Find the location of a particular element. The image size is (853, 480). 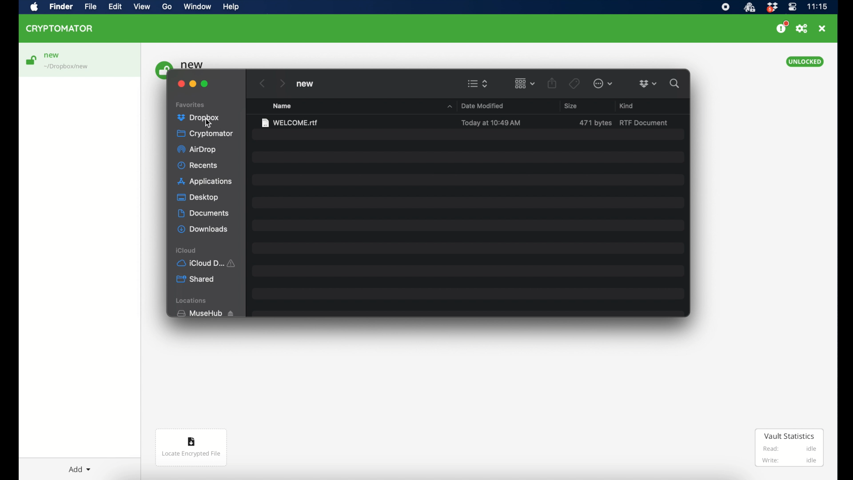

applications is located at coordinates (206, 182).